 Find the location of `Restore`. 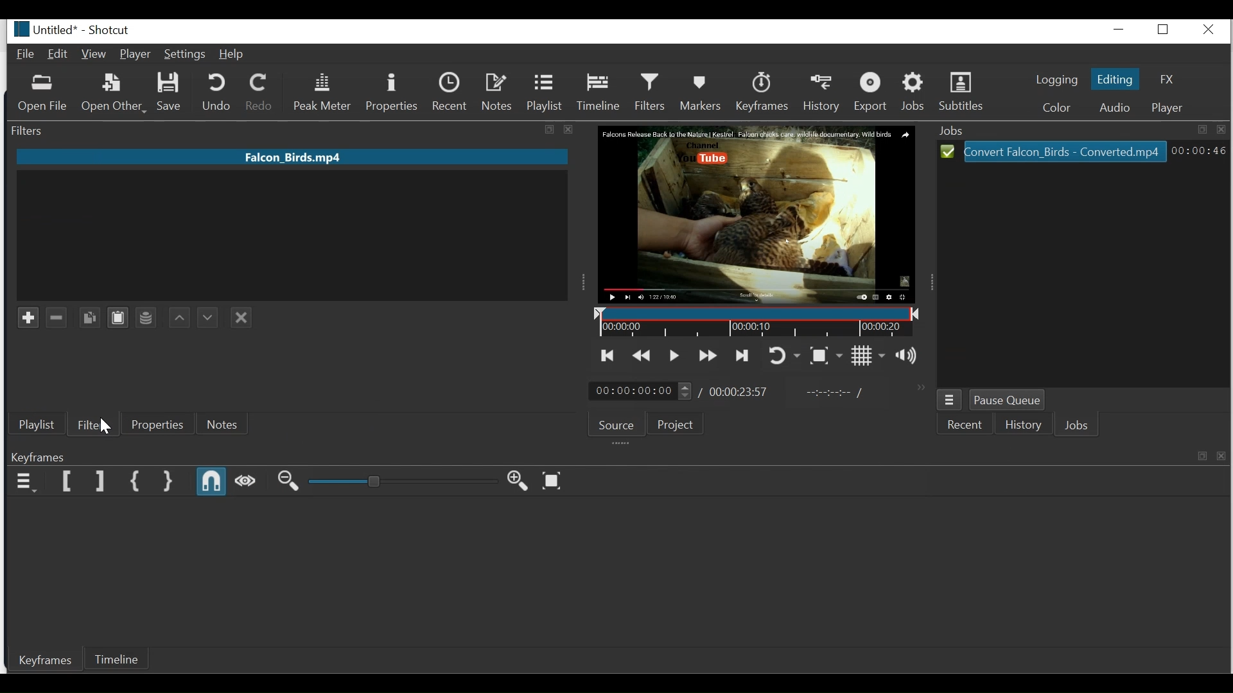

Restore is located at coordinates (1166, 30).